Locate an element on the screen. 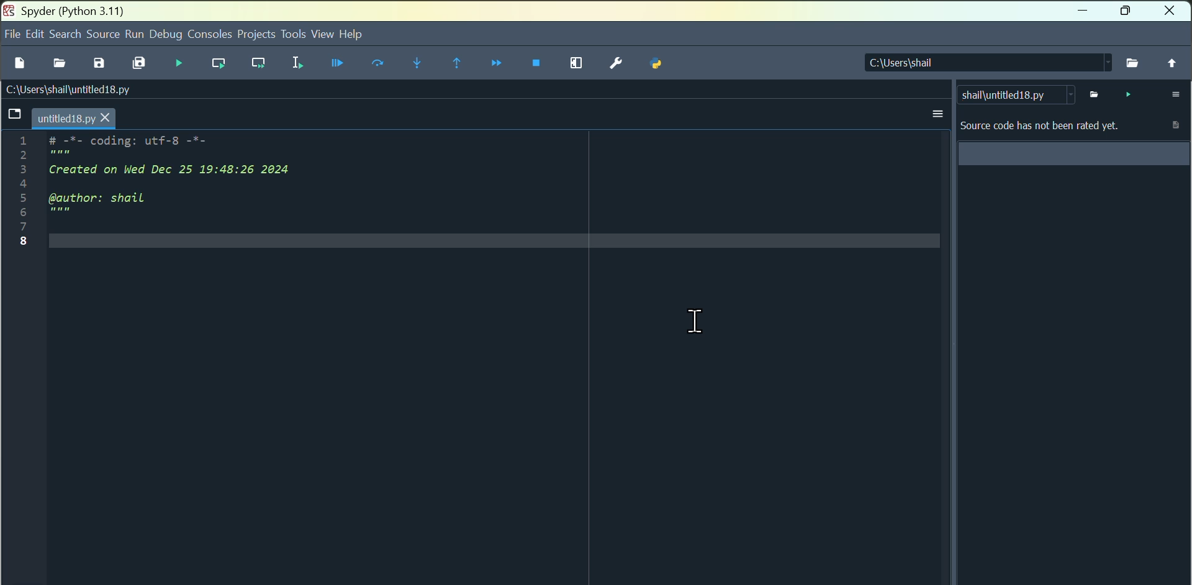  Run is located at coordinates (133, 33).